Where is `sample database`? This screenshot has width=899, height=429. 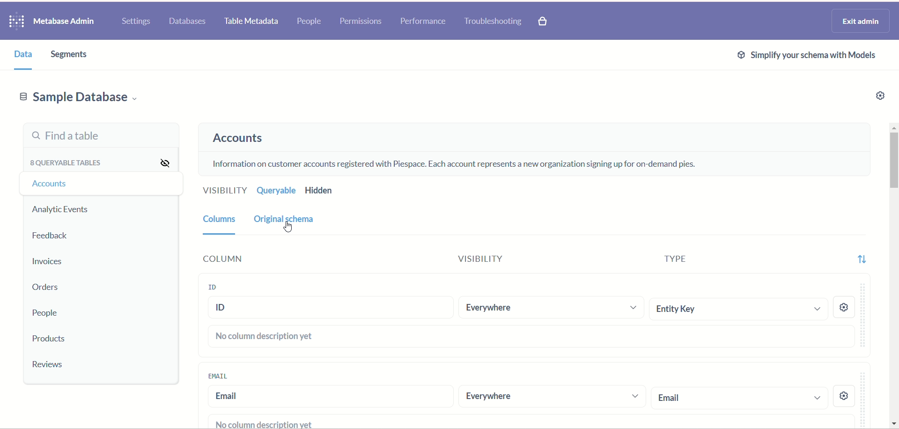
sample database is located at coordinates (75, 98).